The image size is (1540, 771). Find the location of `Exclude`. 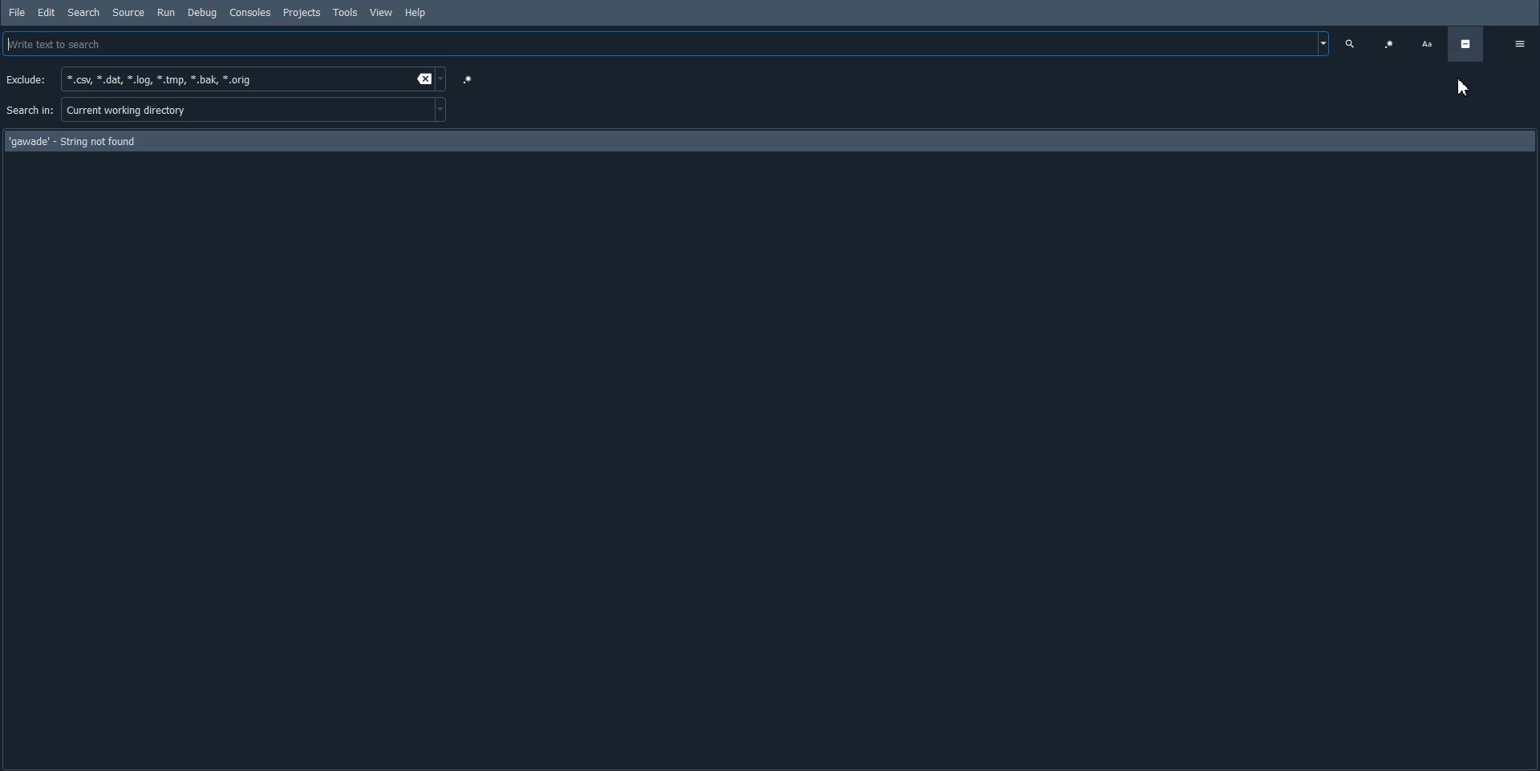

Exclude is located at coordinates (25, 79).